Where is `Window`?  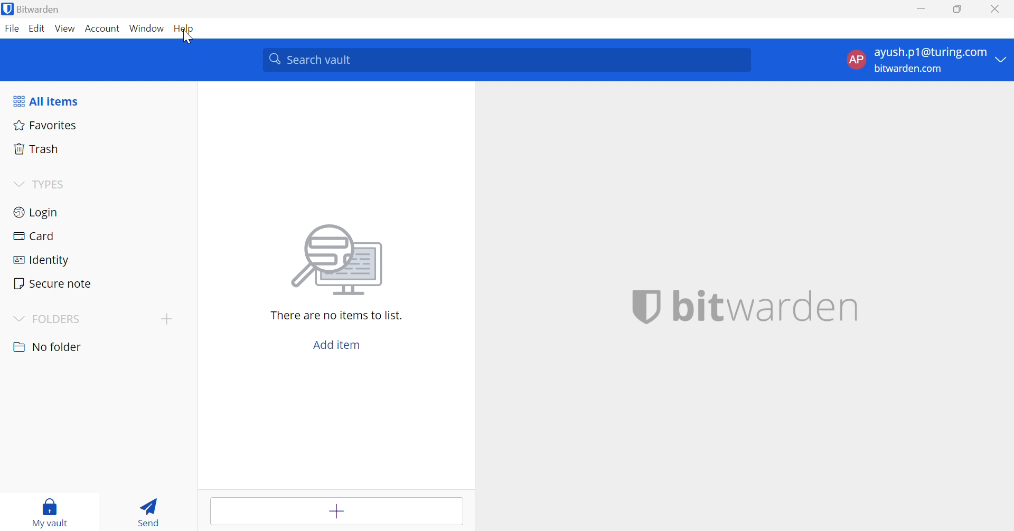 Window is located at coordinates (147, 29).